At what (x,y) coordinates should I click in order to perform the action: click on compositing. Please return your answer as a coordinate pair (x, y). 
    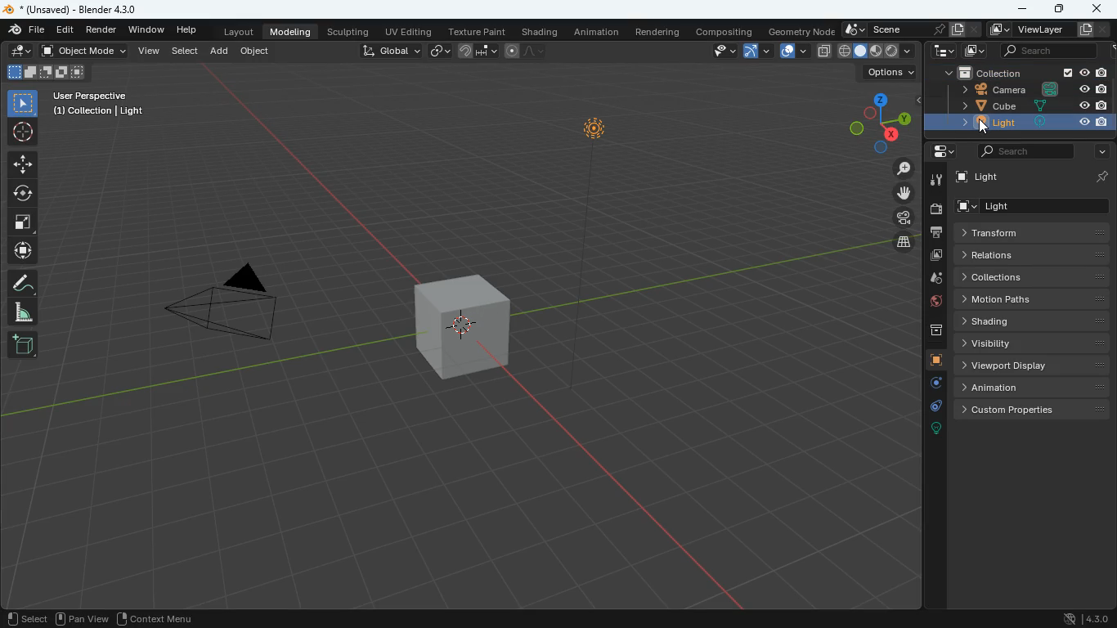
    Looking at the image, I should click on (723, 30).